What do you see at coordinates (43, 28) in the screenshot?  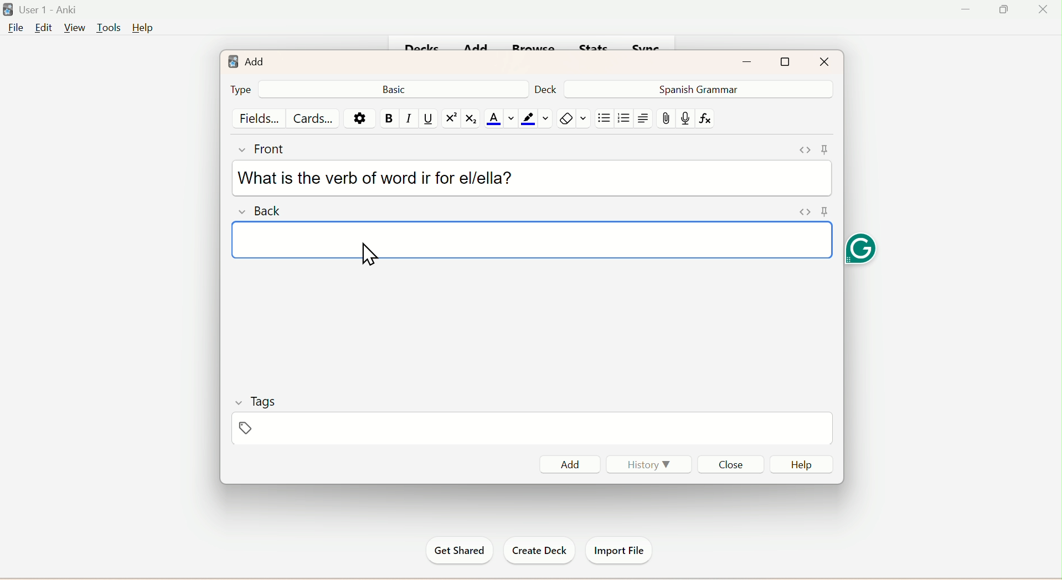 I see `Edit` at bounding box center [43, 28].